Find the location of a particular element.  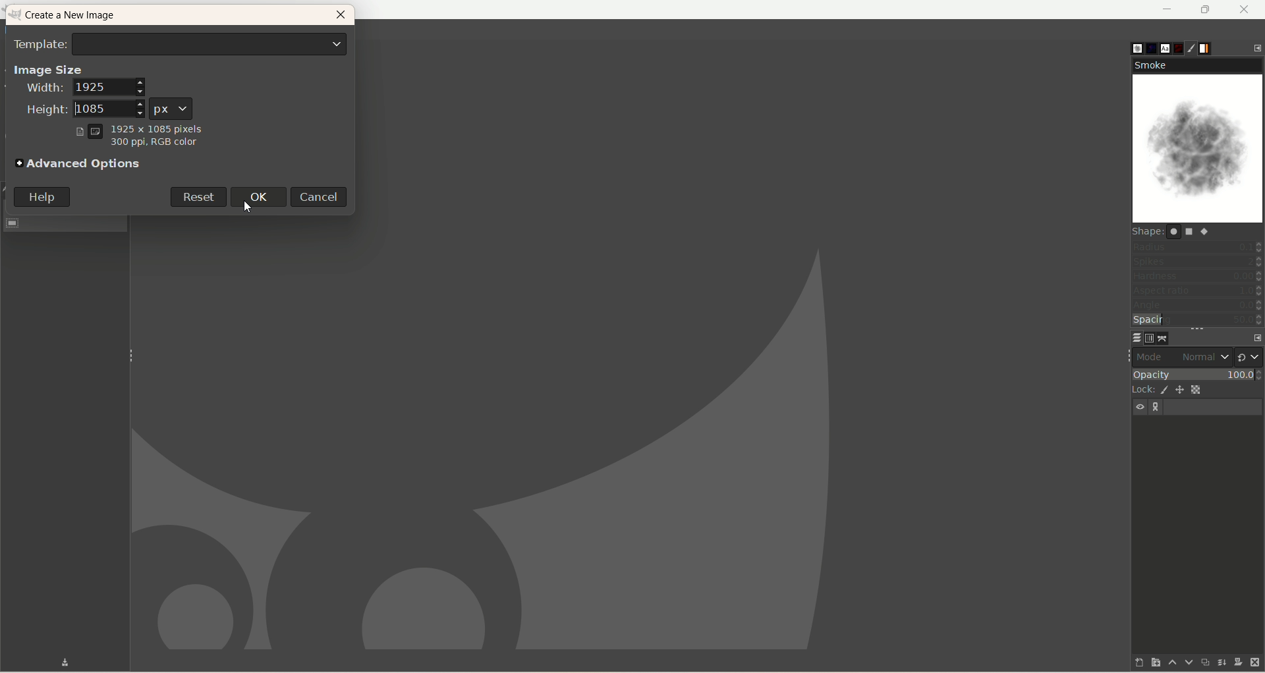

width is located at coordinates (84, 88).